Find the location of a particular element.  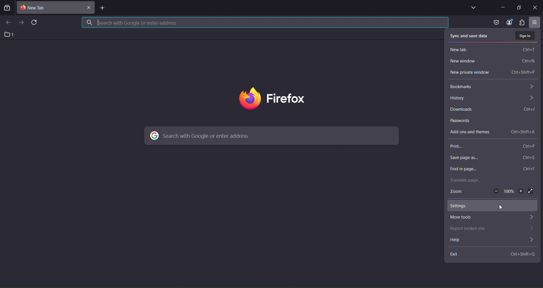

bookmark is located at coordinates (490, 88).